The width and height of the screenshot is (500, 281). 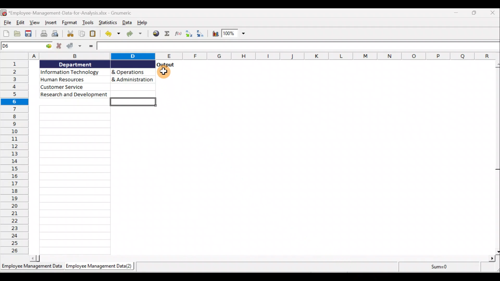 What do you see at coordinates (29, 34) in the screenshot?
I see `Save the current workbook` at bounding box center [29, 34].